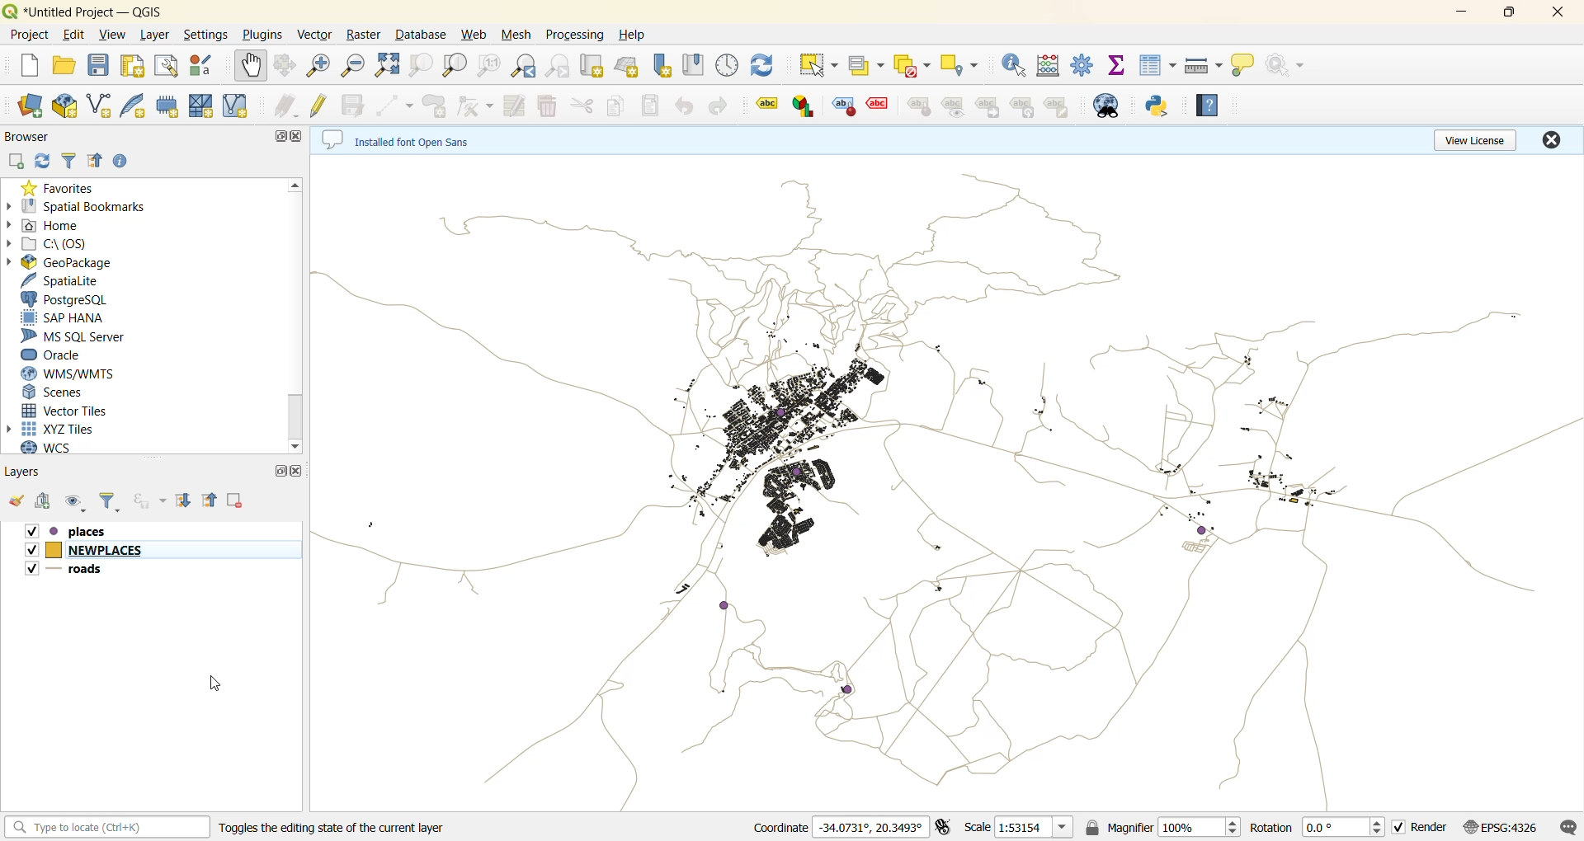 The image size is (1584, 841). Describe the element at coordinates (45, 161) in the screenshot. I see `refresh` at that location.